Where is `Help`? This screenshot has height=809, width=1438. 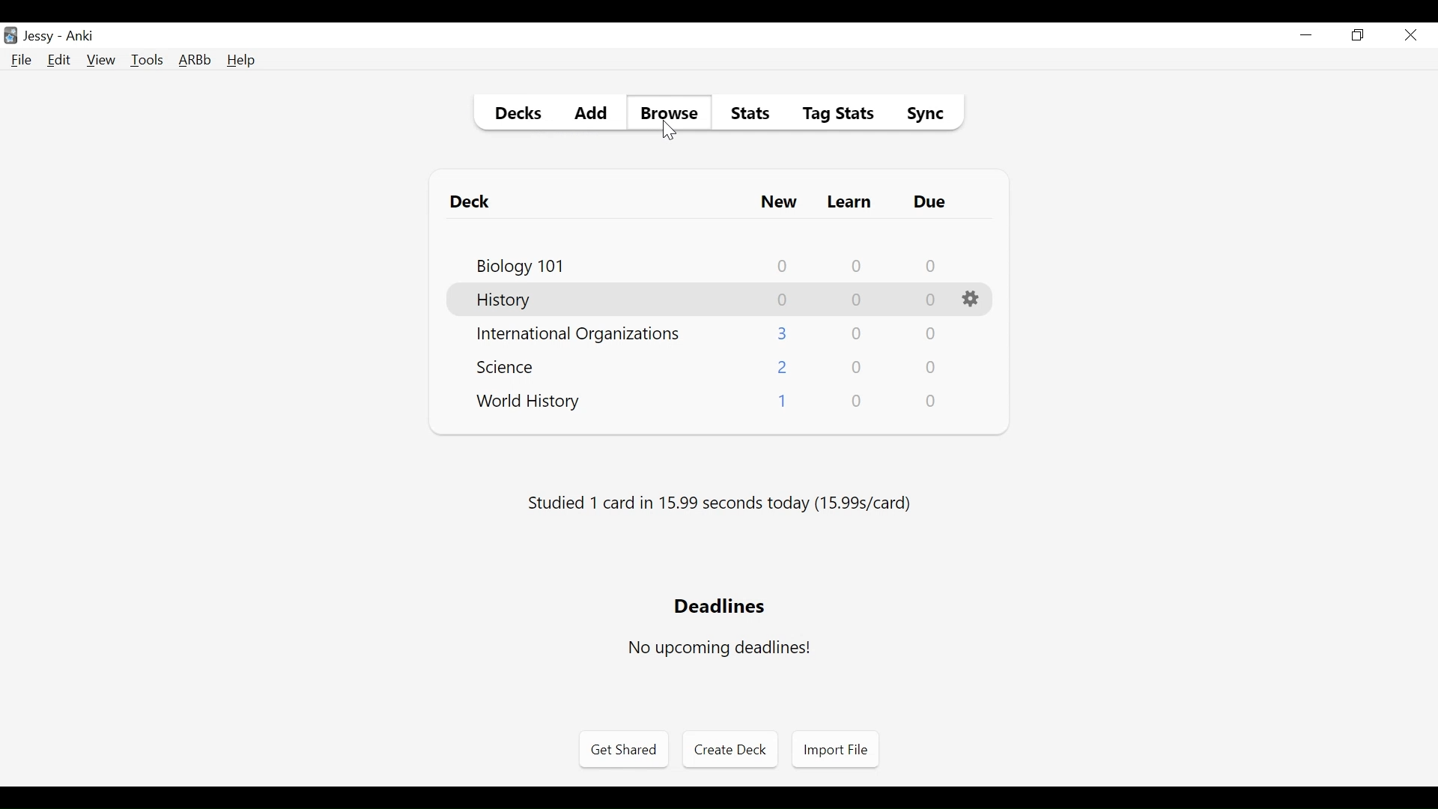 Help is located at coordinates (242, 60).